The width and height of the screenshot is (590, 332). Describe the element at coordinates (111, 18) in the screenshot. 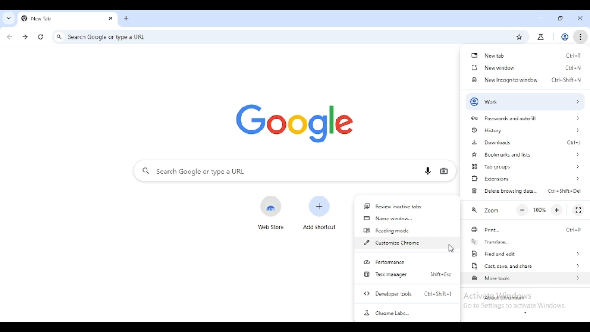

I see `close tab` at that location.